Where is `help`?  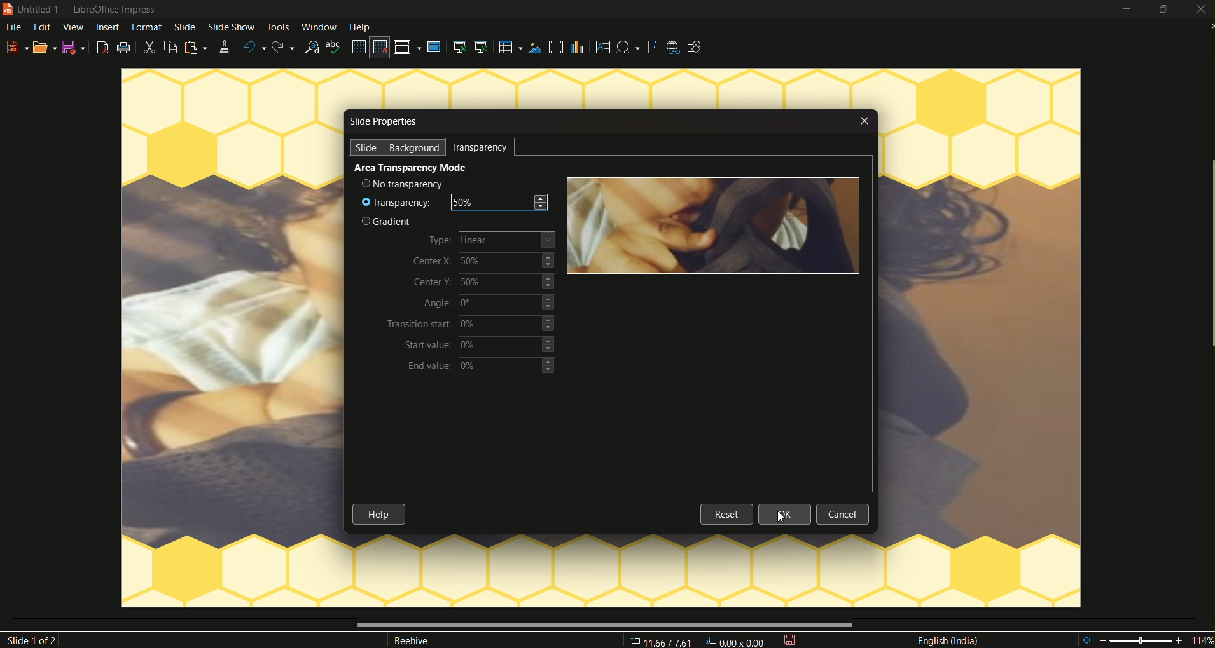
help is located at coordinates (363, 27).